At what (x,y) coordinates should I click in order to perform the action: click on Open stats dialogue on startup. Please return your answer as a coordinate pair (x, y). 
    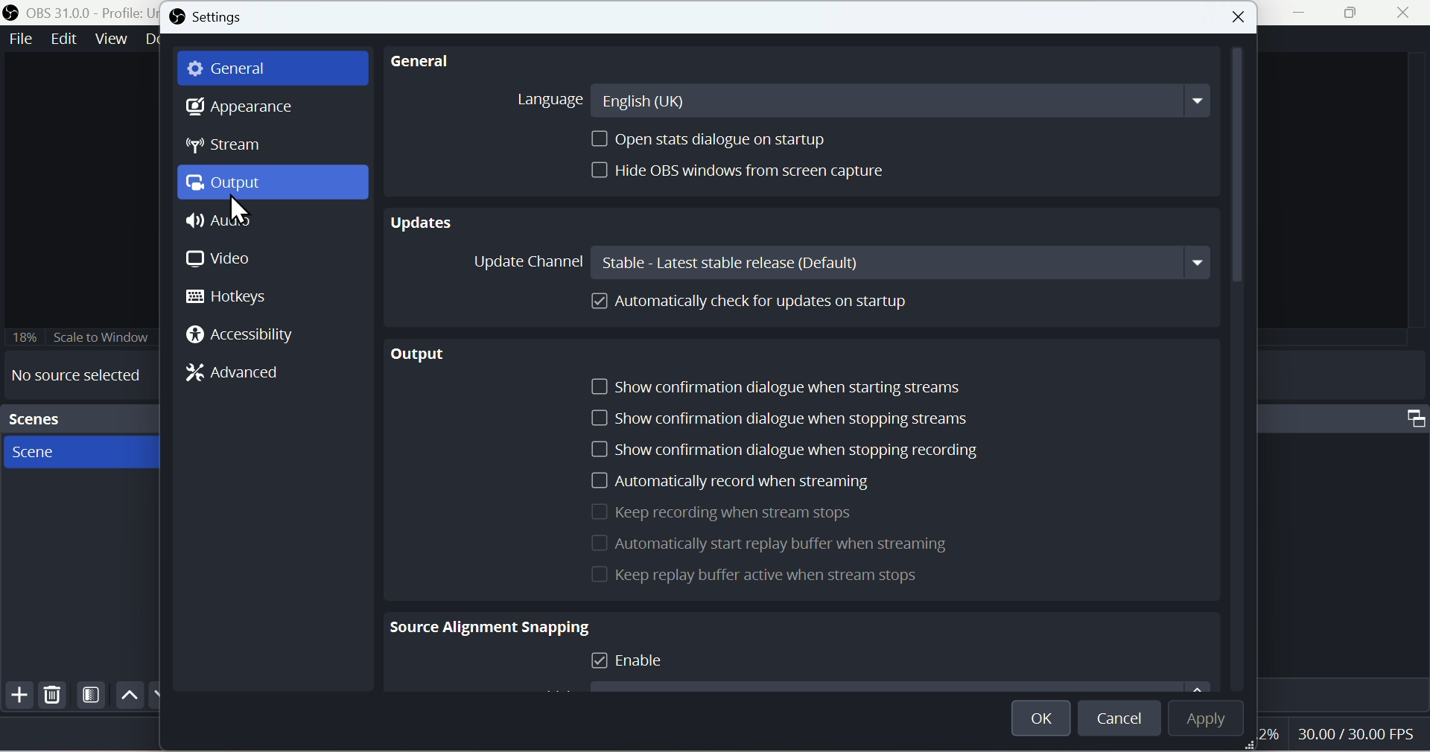
    Looking at the image, I should click on (708, 140).